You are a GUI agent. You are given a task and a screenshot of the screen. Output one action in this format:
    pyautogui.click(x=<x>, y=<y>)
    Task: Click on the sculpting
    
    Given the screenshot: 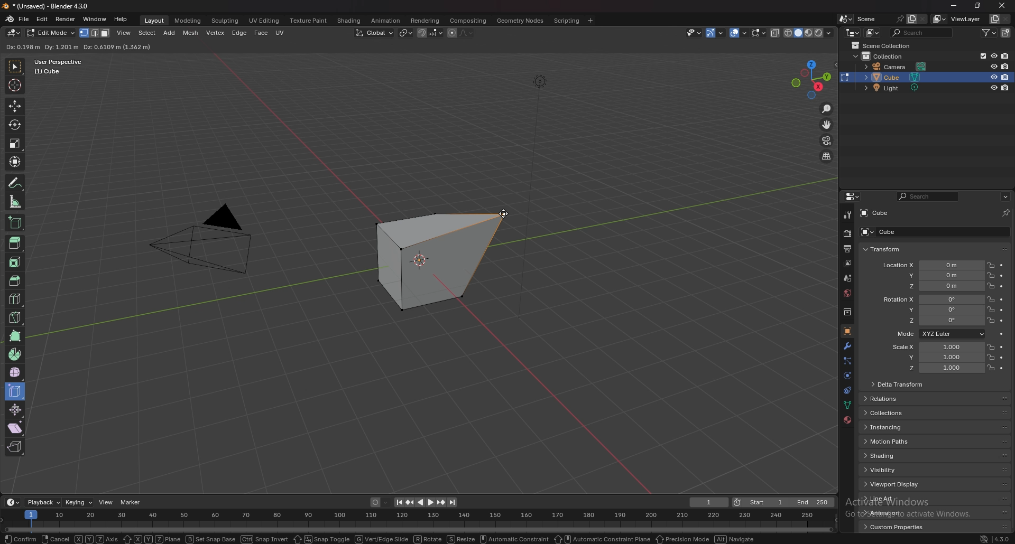 What is the action you would take?
    pyautogui.click(x=225, y=21)
    